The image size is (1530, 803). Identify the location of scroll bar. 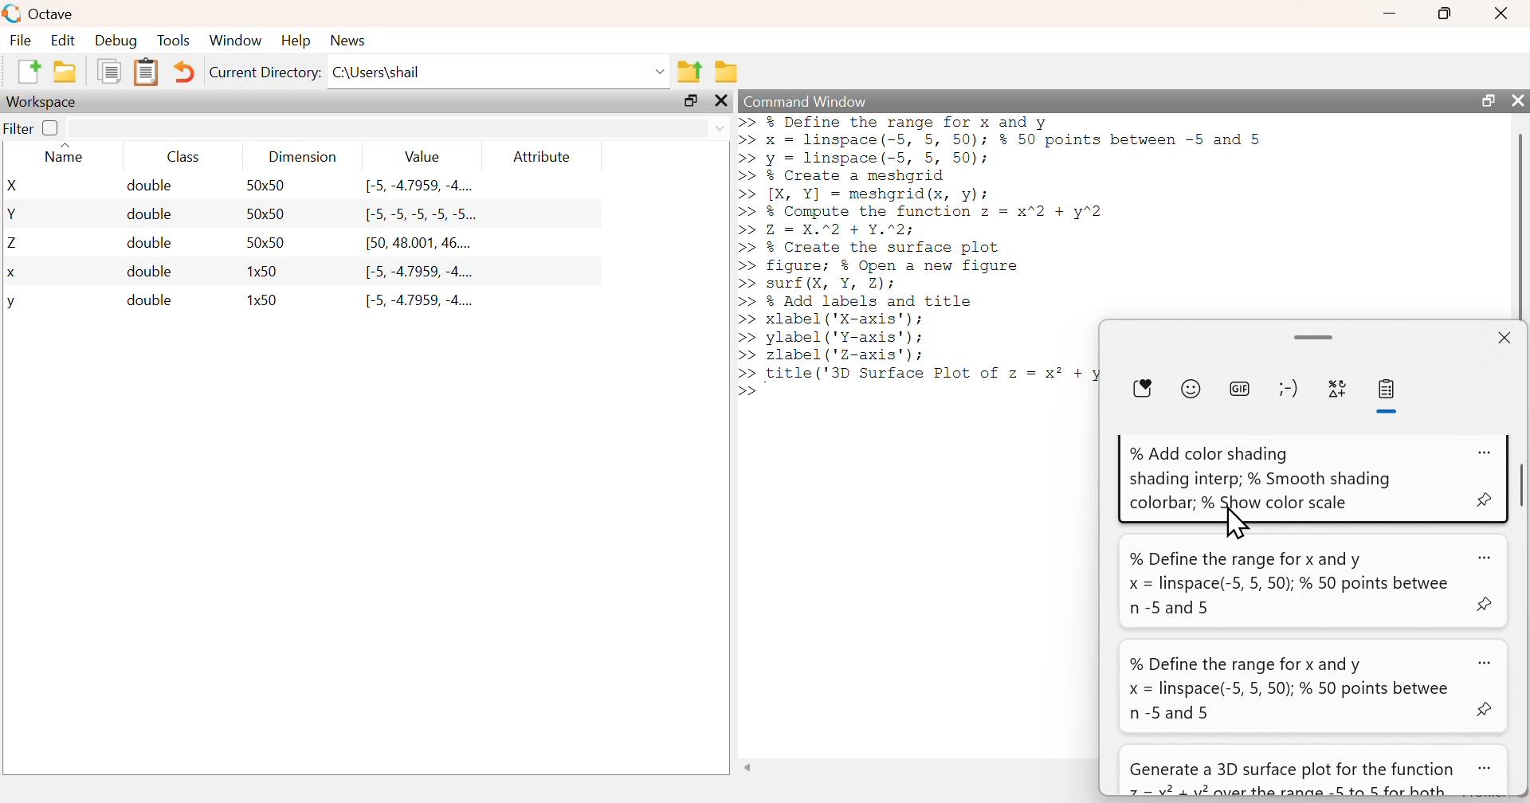
(1520, 225).